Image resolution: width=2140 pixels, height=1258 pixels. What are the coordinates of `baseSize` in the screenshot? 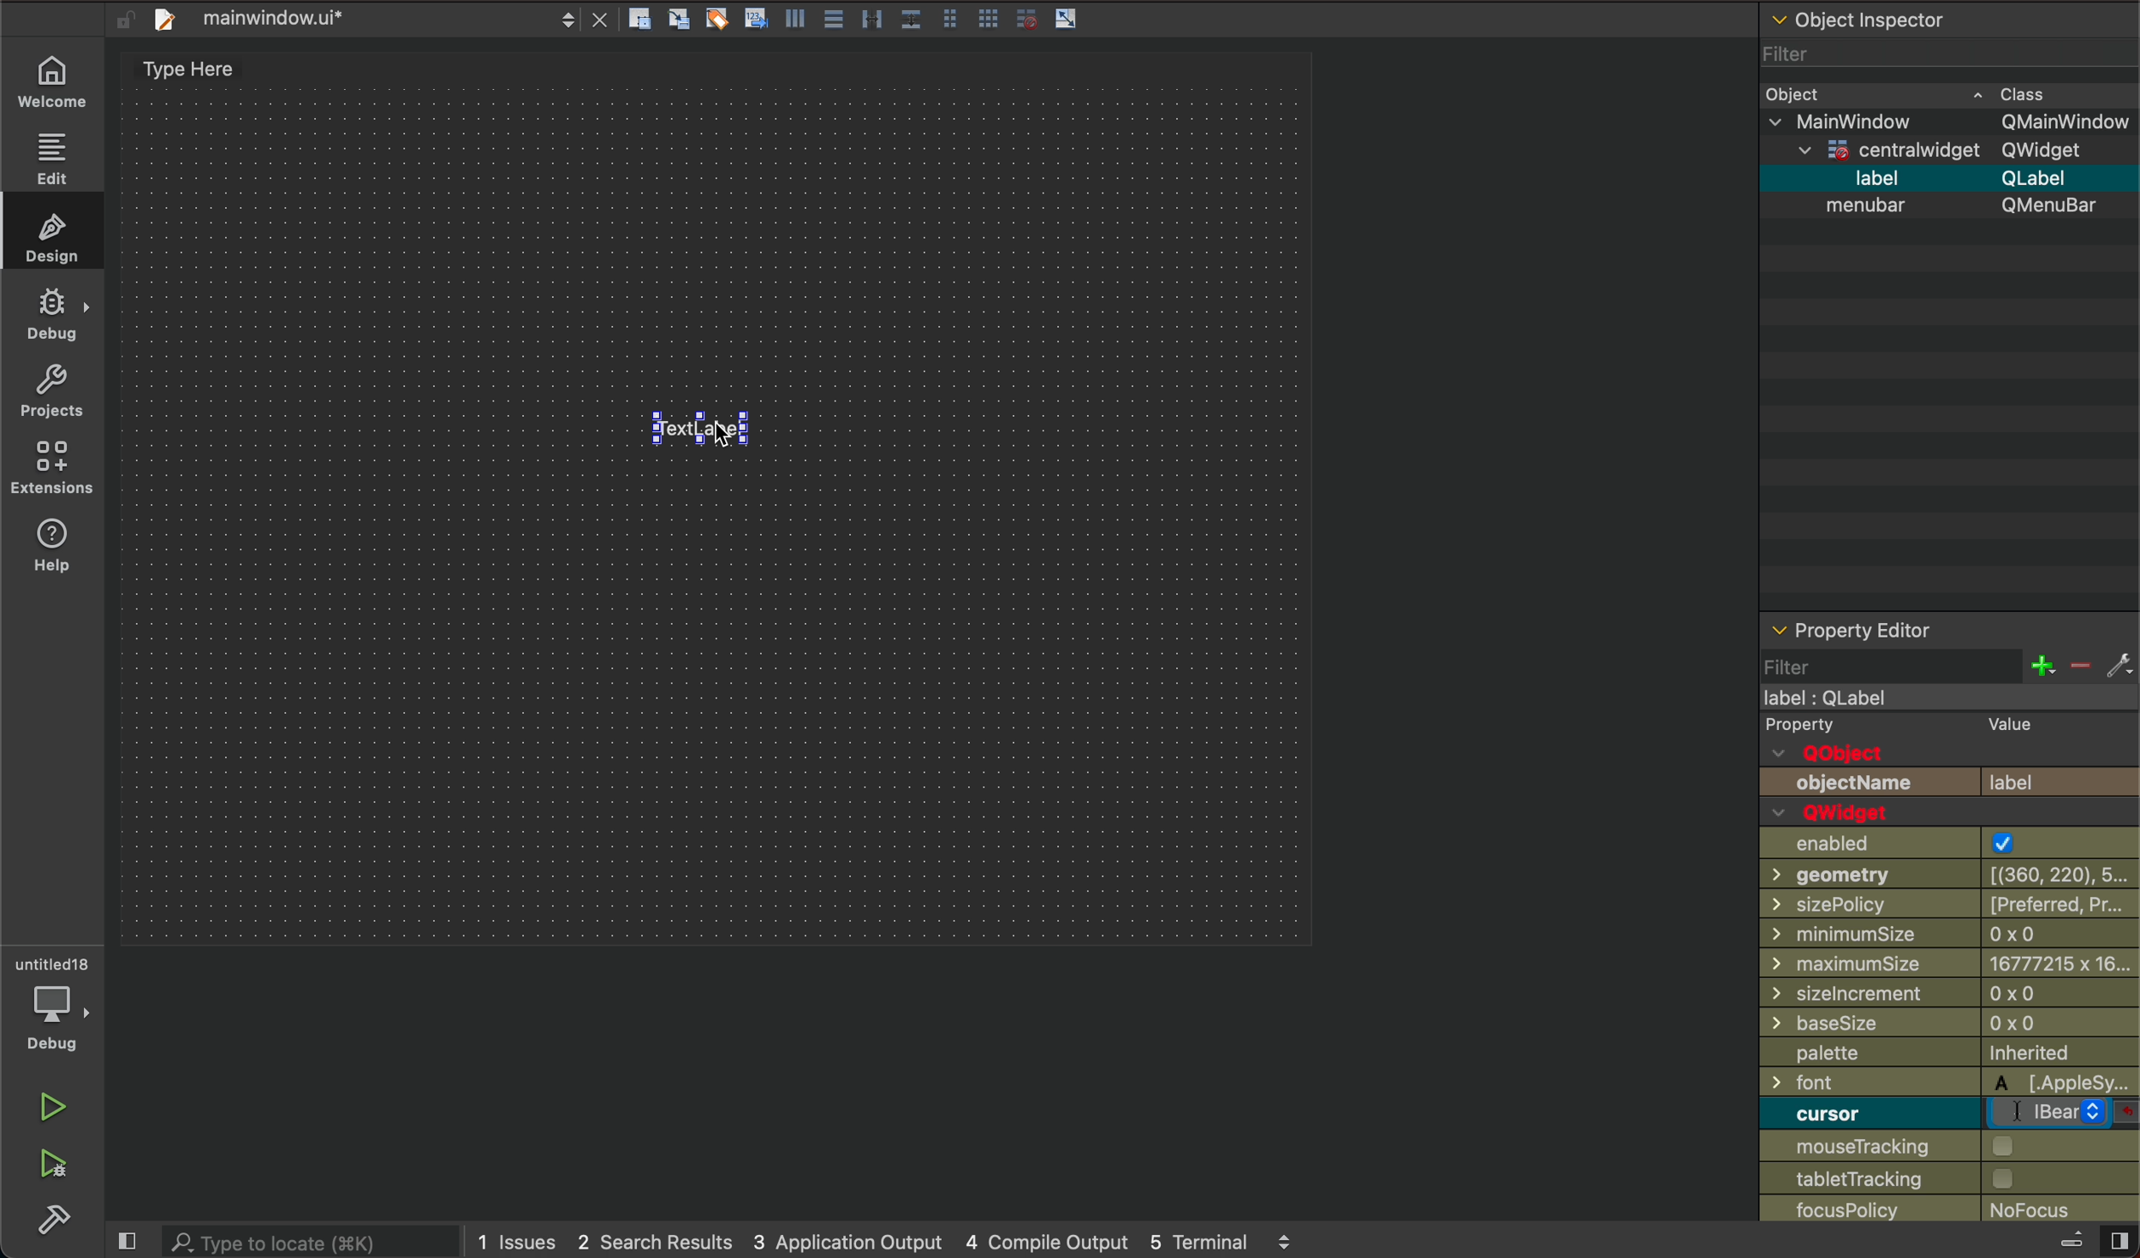 It's located at (1851, 1022).